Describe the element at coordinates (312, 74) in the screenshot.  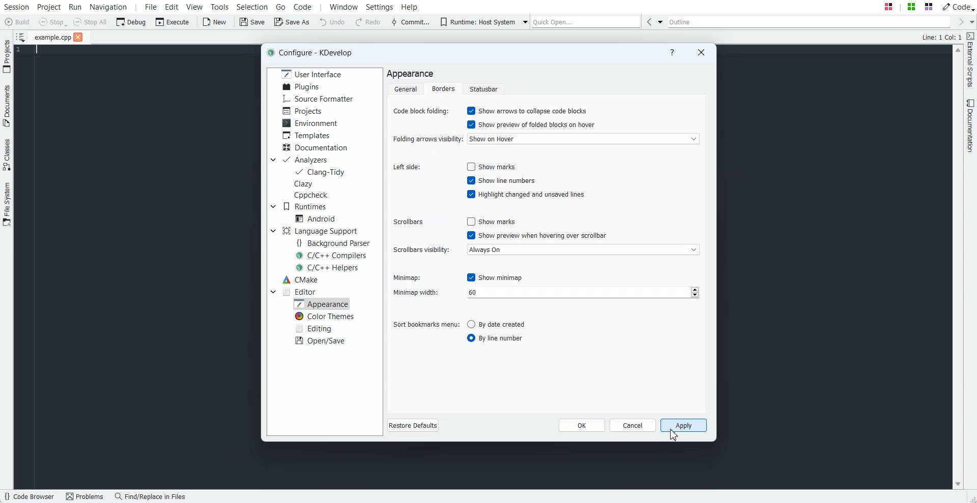
I see `User Interface` at that location.